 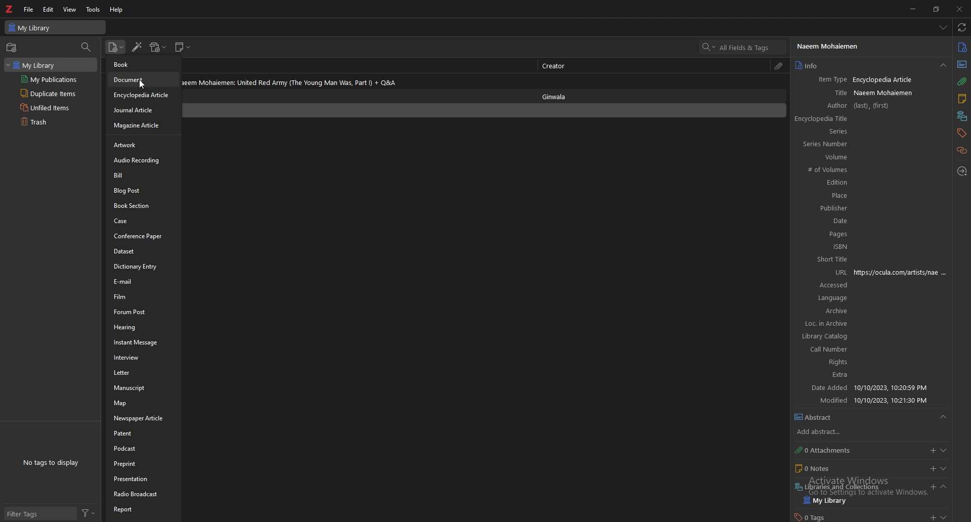 What do you see at coordinates (823, 92) in the screenshot?
I see `title` at bounding box center [823, 92].